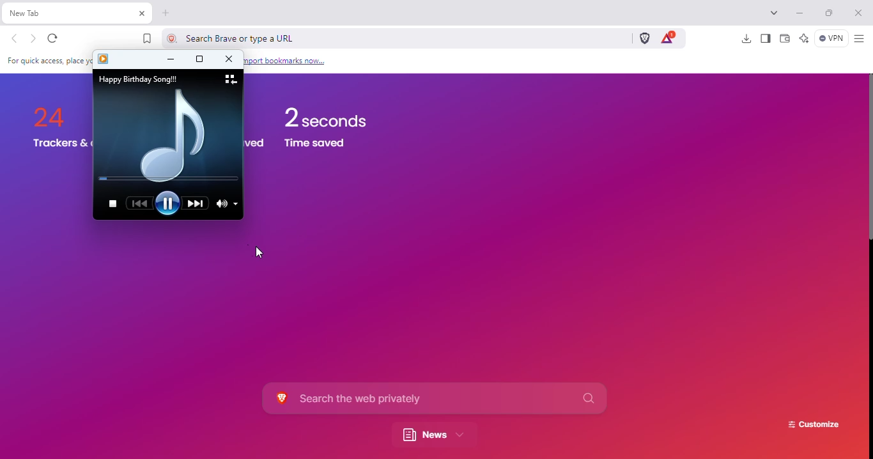 This screenshot has height=459, width=873. Describe the element at coordinates (222, 203) in the screenshot. I see `mute` at that location.